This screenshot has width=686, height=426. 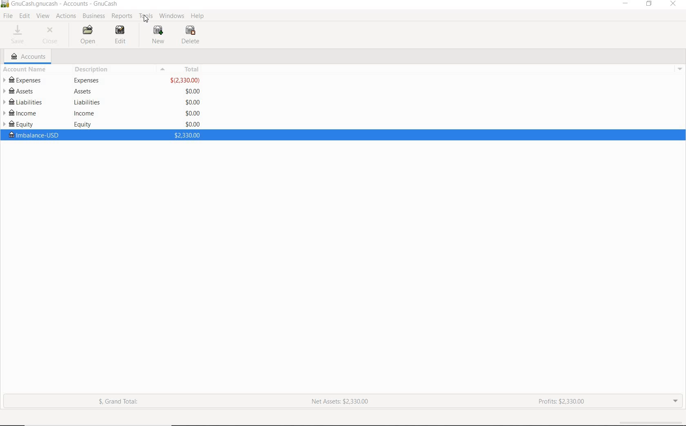 I want to click on REPORTS, so click(x=122, y=16).